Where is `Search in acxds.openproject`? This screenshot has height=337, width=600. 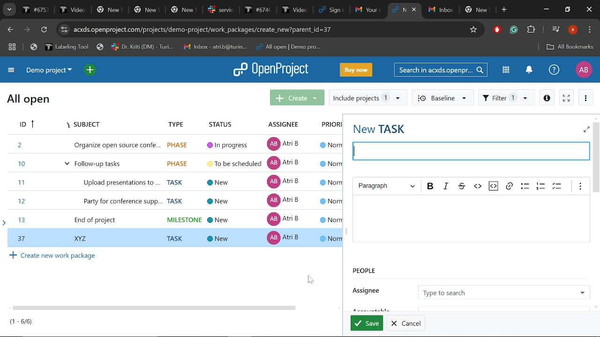 Search in acxds.openproject is located at coordinates (440, 69).